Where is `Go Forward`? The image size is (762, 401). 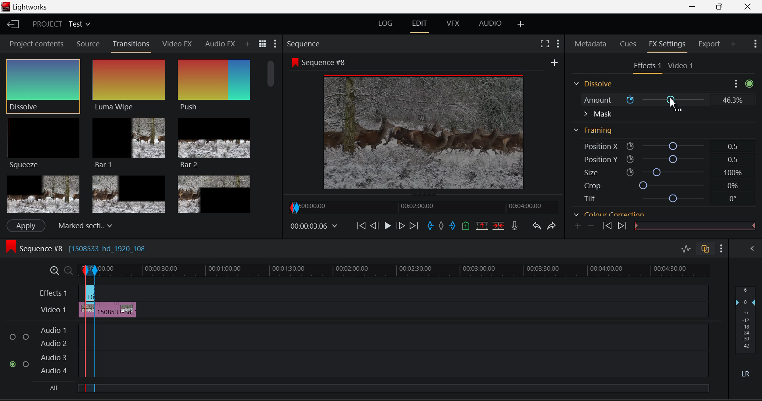
Go Forward is located at coordinates (401, 227).